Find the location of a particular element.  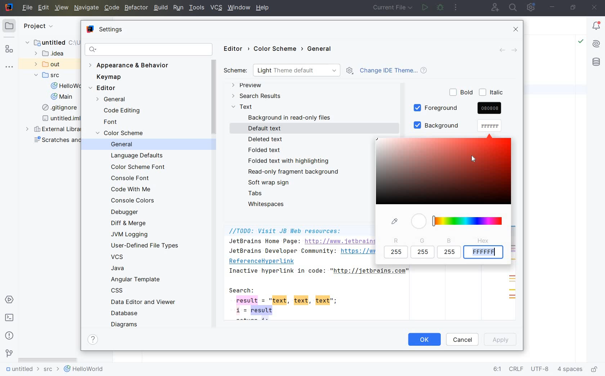

problems is located at coordinates (9, 335).